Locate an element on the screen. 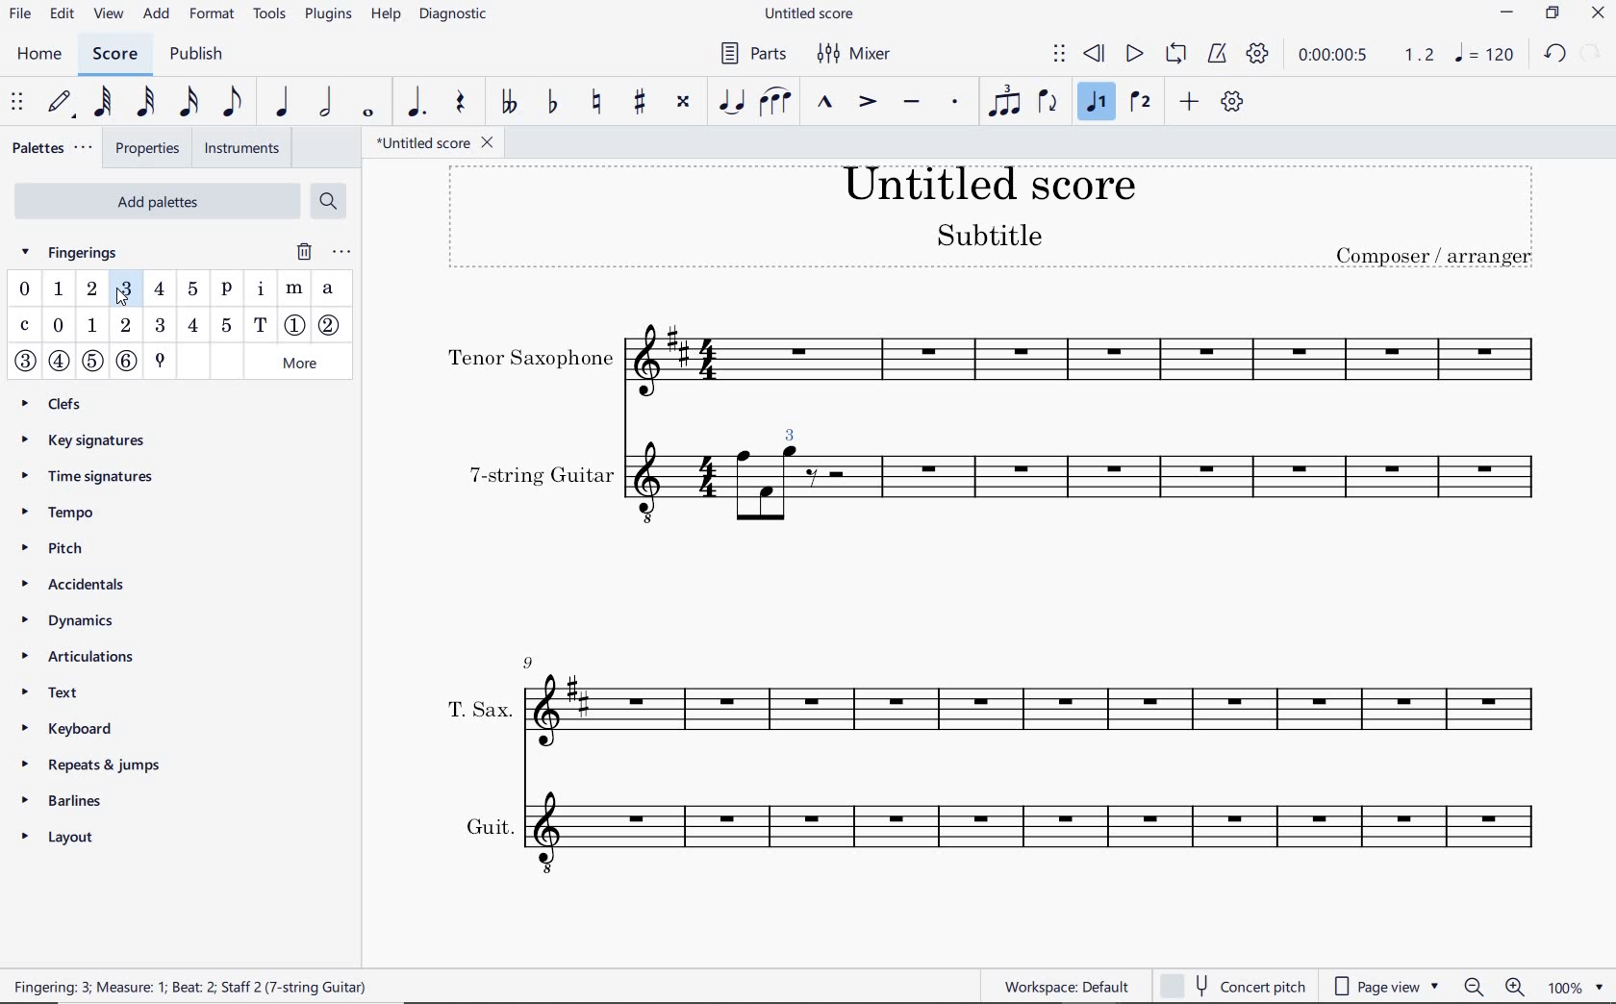 Image resolution: width=1616 pixels, height=1004 pixels. FILE NAME is located at coordinates (811, 15).